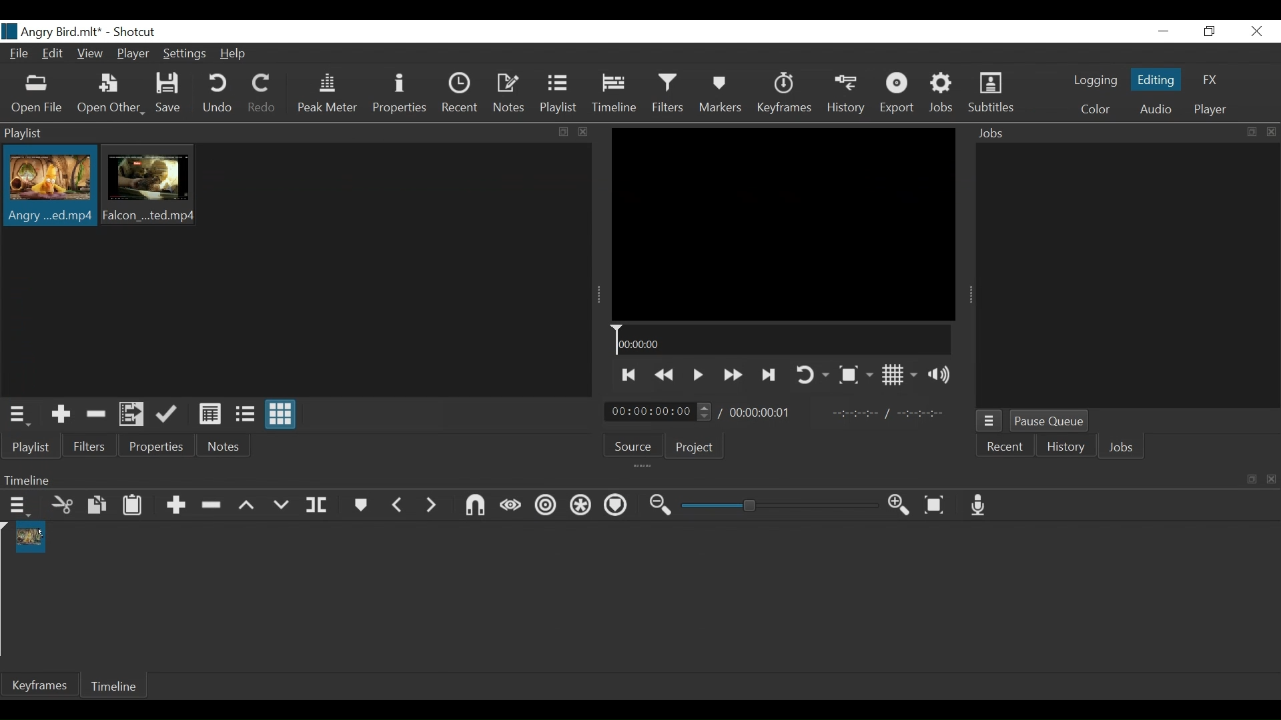  What do you see at coordinates (133, 33) in the screenshot?
I see `Shotcut` at bounding box center [133, 33].